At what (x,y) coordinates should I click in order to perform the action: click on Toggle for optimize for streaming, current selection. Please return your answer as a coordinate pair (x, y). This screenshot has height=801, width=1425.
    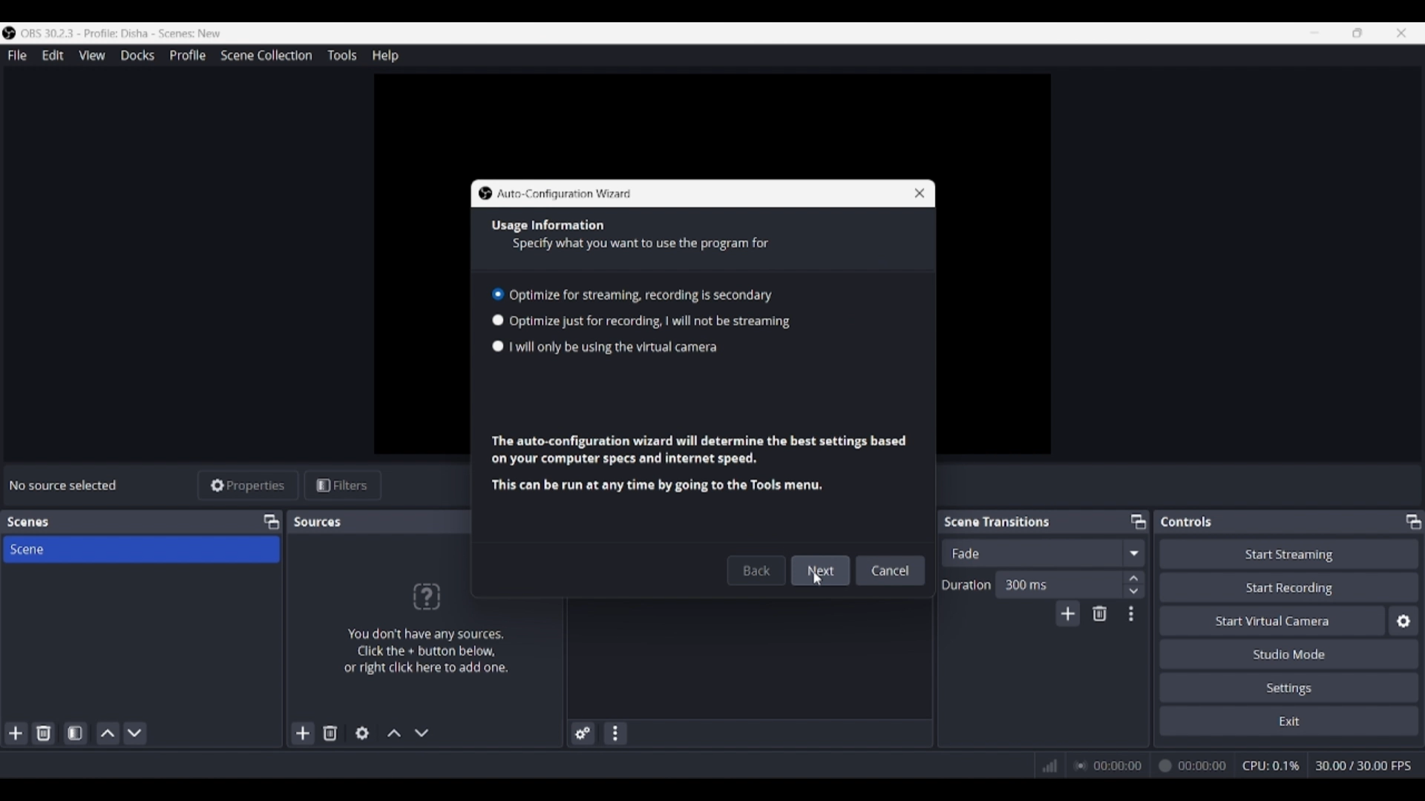
    Looking at the image, I should click on (632, 293).